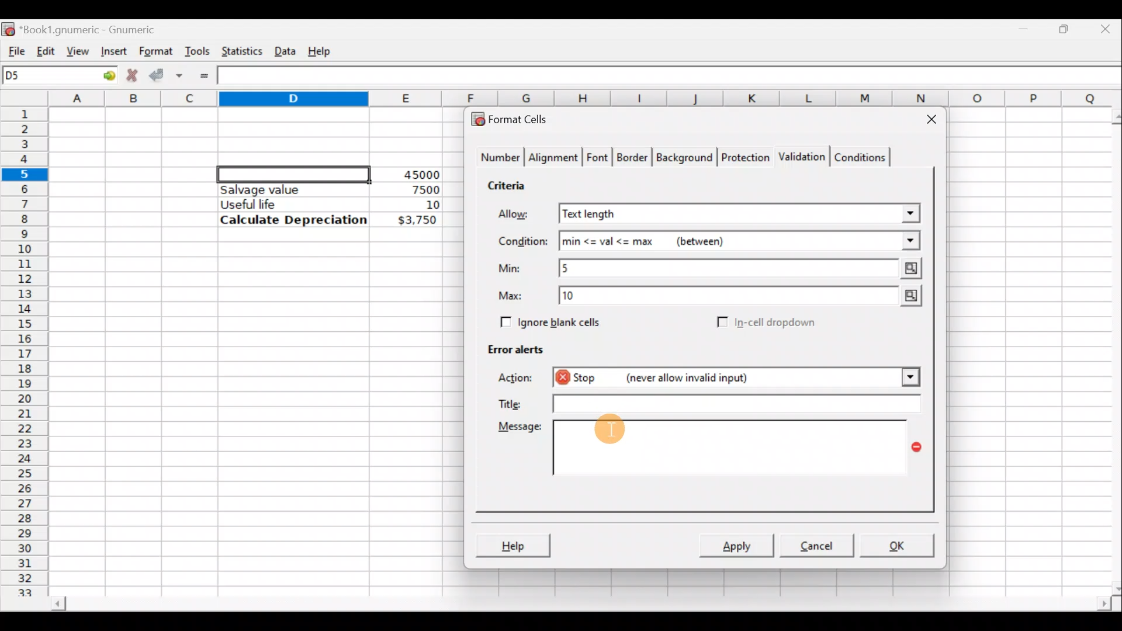 The image size is (1122, 631). Describe the element at coordinates (407, 189) in the screenshot. I see `7500` at that location.